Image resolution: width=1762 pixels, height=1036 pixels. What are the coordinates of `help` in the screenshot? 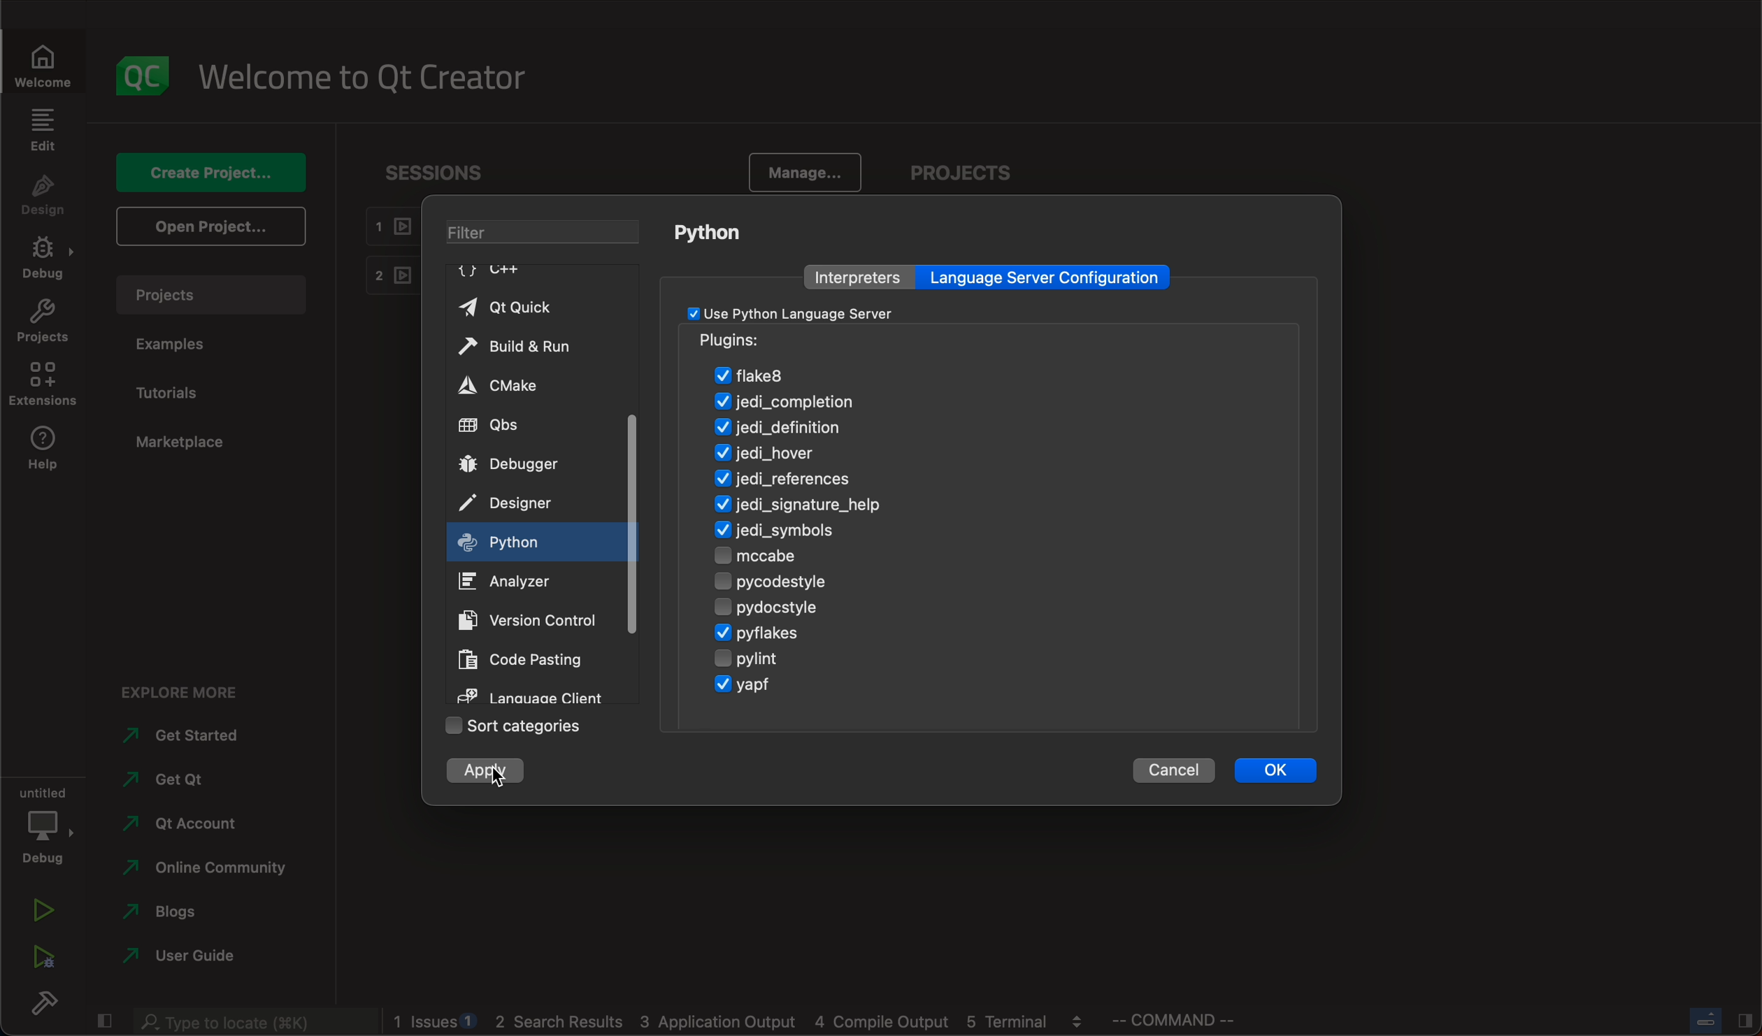 It's located at (41, 447).